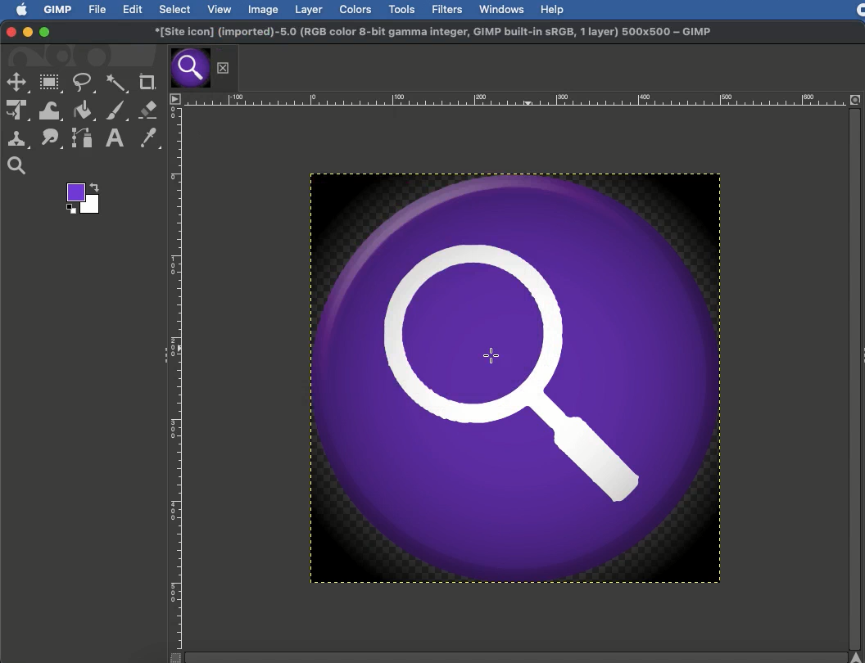  Describe the element at coordinates (16, 9) in the screenshot. I see `Logo` at that location.